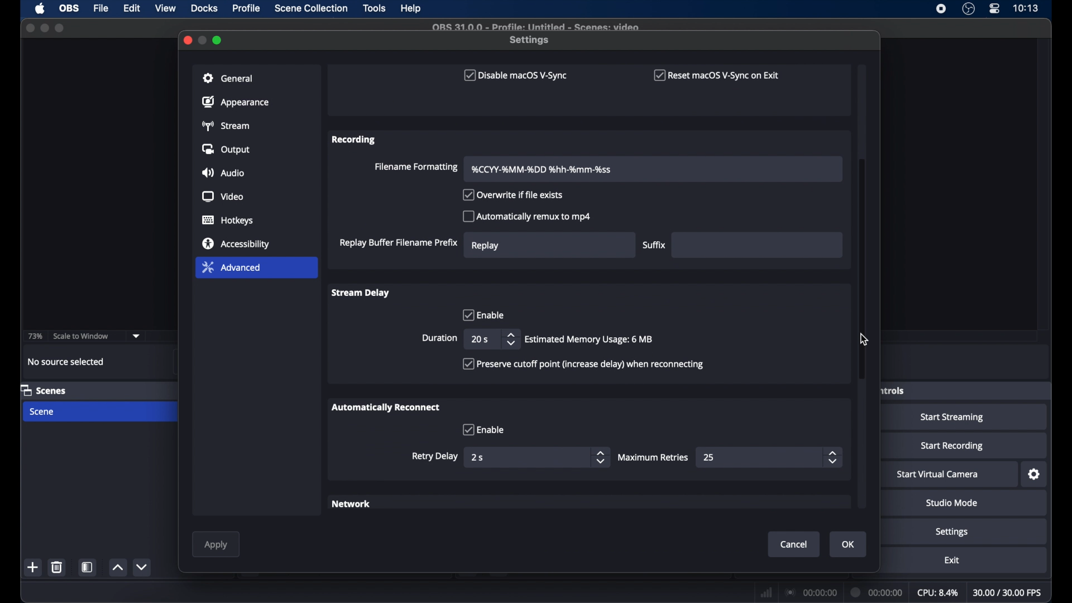  Describe the element at coordinates (543, 169) in the screenshot. I see `Filename format` at that location.